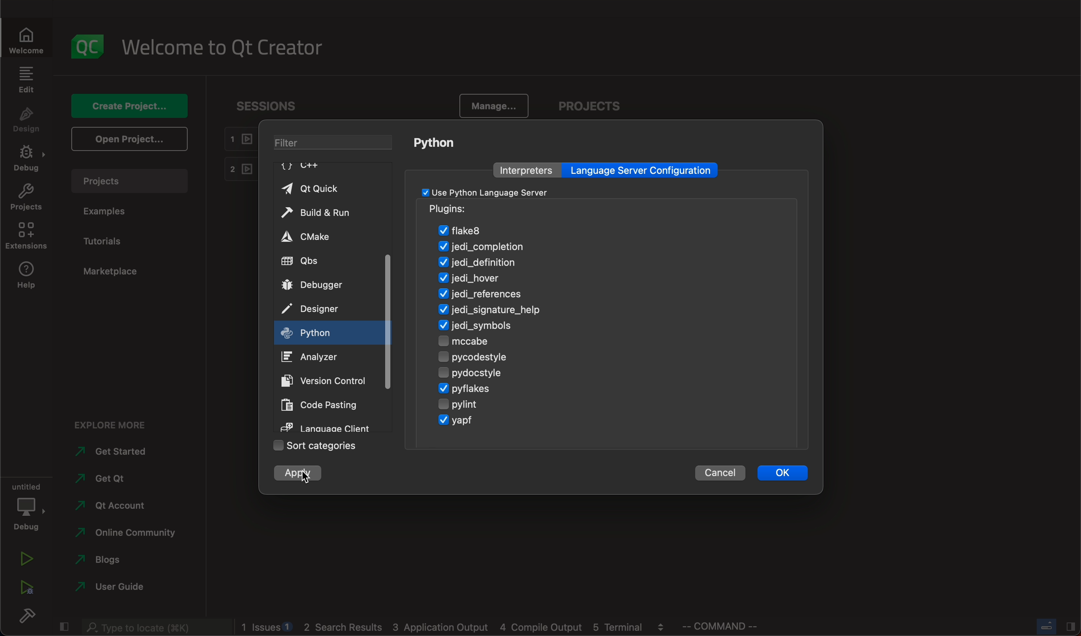 The image size is (1081, 636). I want to click on qt, so click(109, 477).